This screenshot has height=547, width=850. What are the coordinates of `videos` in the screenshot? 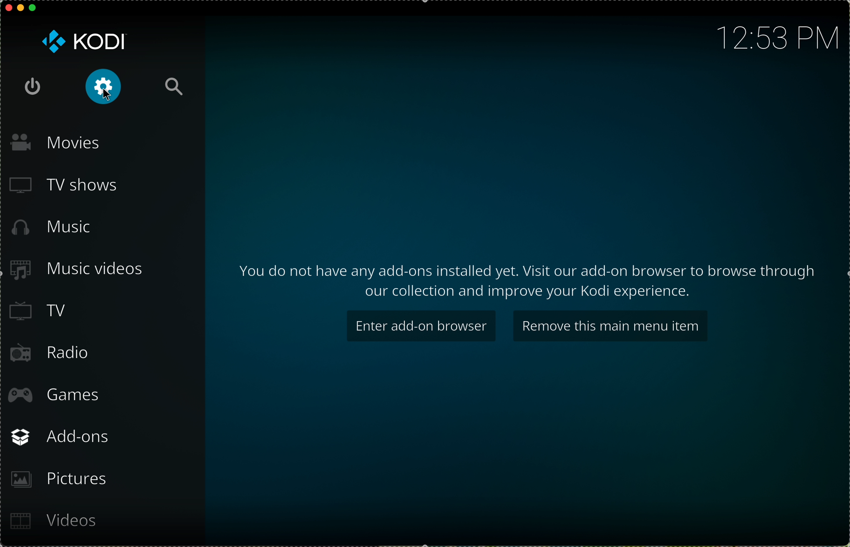 It's located at (57, 520).